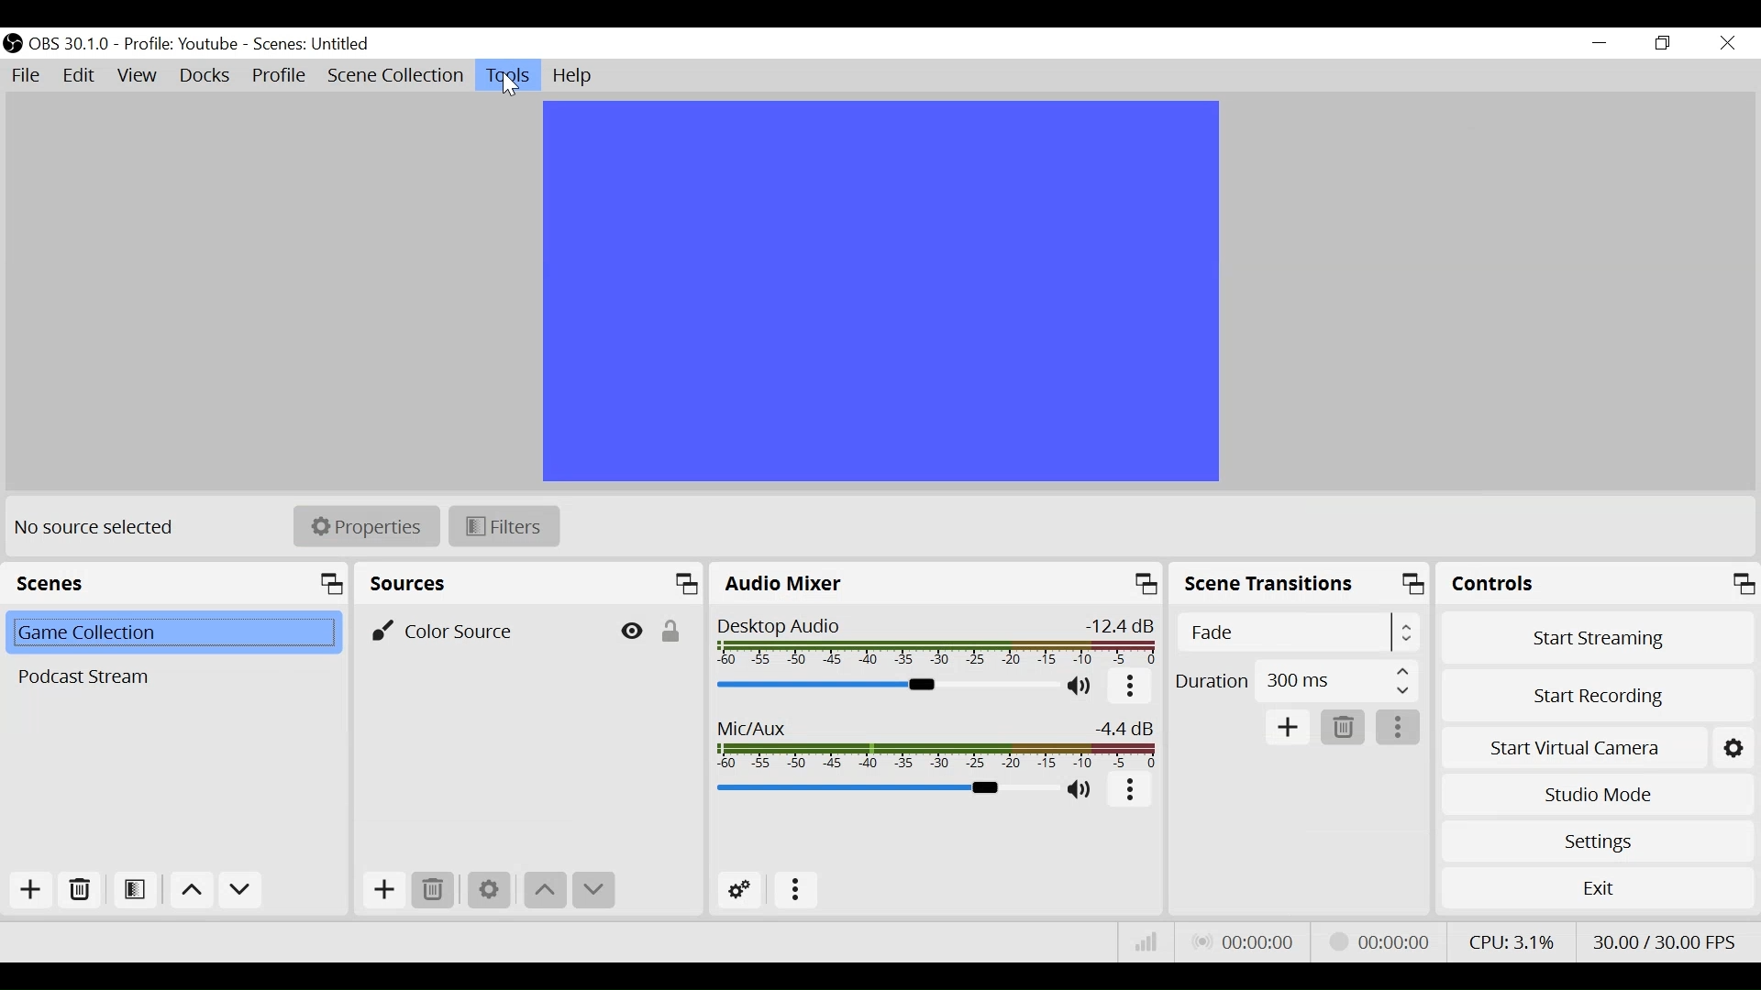 The width and height of the screenshot is (1761, 990). What do you see at coordinates (1572, 746) in the screenshot?
I see `Start Virtual Camera` at bounding box center [1572, 746].